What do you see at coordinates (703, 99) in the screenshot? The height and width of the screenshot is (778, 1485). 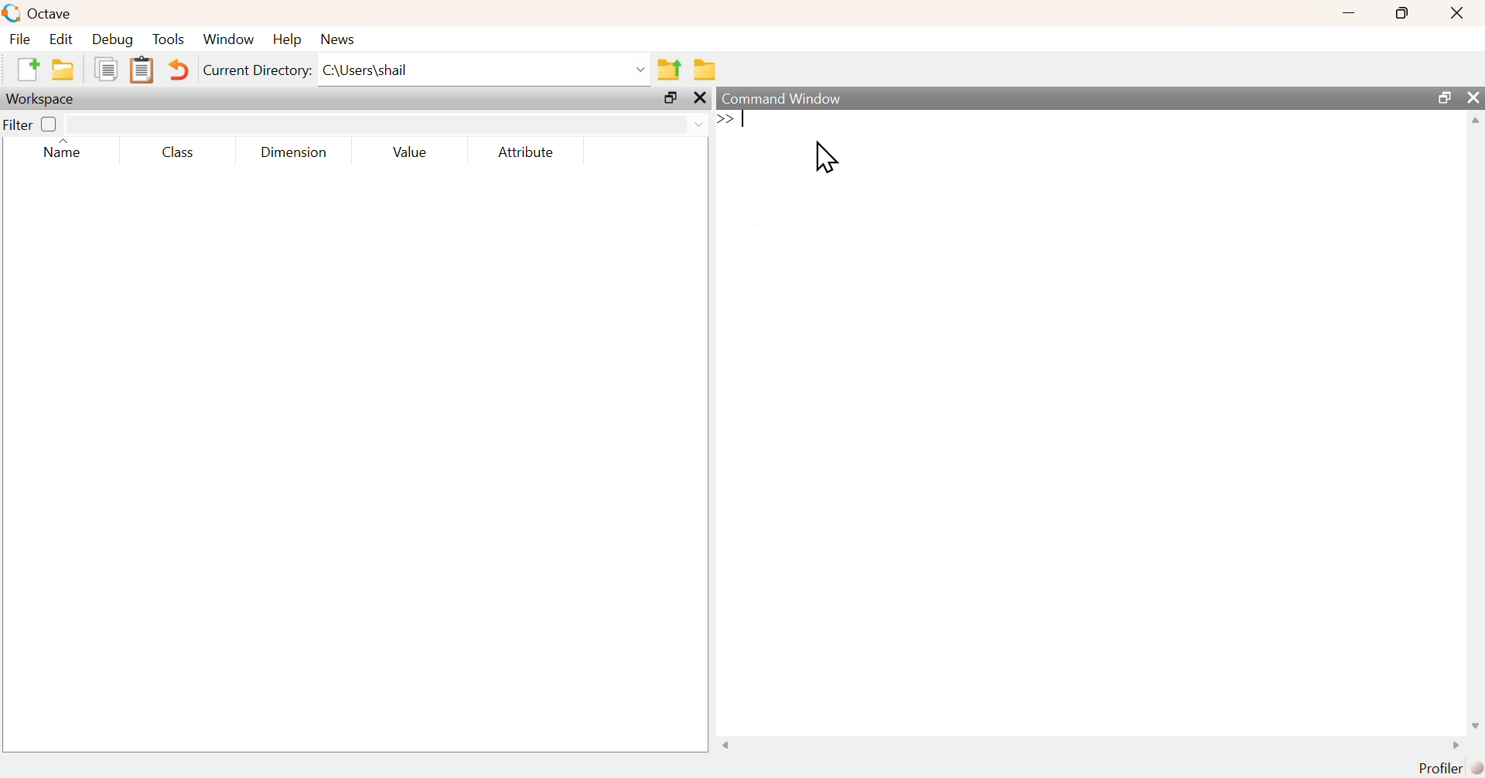 I see `Close` at bounding box center [703, 99].